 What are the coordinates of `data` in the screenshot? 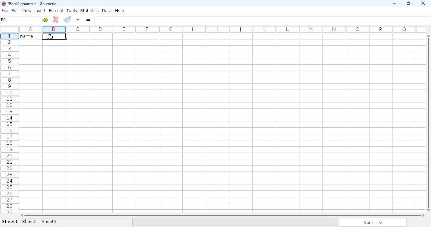 It's located at (107, 10).